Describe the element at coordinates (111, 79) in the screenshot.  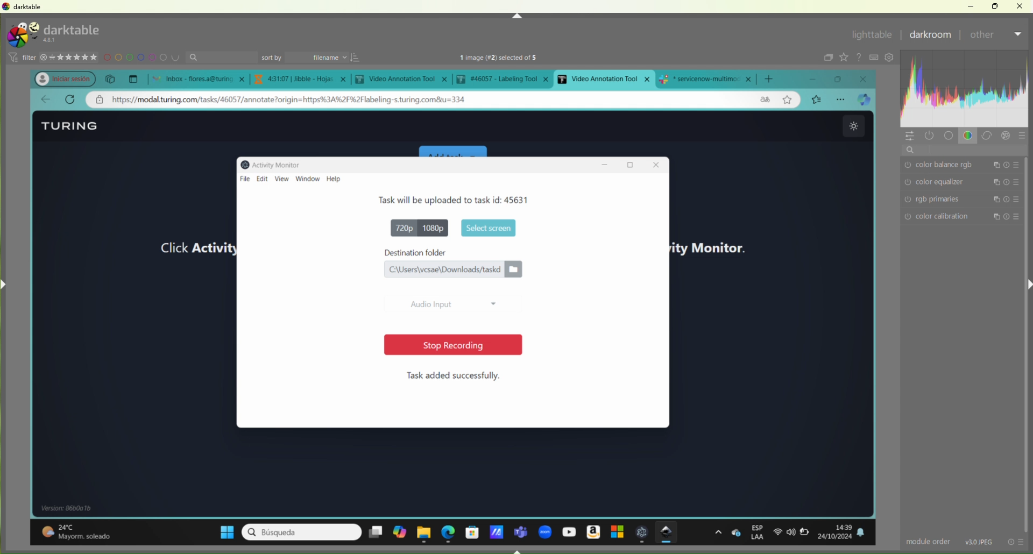
I see `copy` at that location.